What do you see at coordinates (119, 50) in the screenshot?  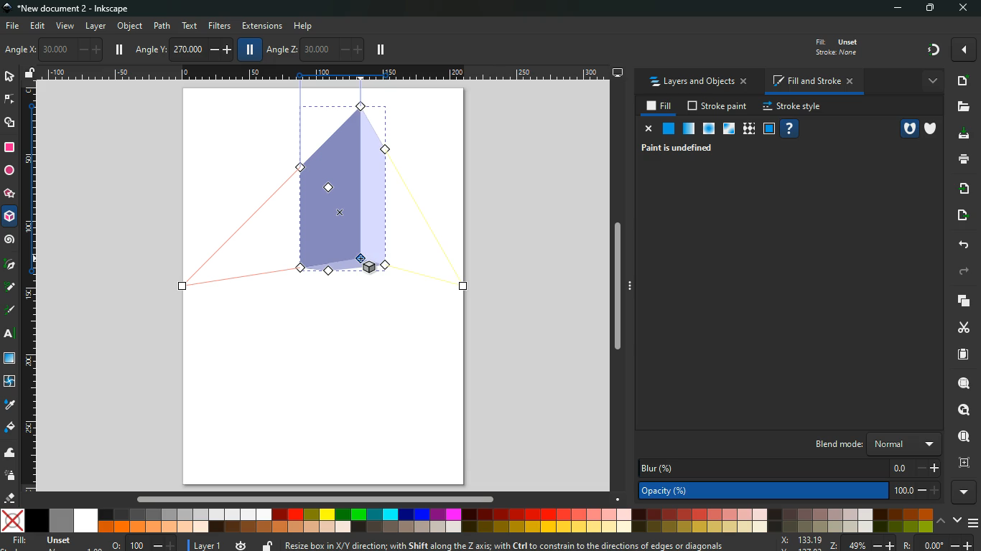 I see `pause` at bounding box center [119, 50].